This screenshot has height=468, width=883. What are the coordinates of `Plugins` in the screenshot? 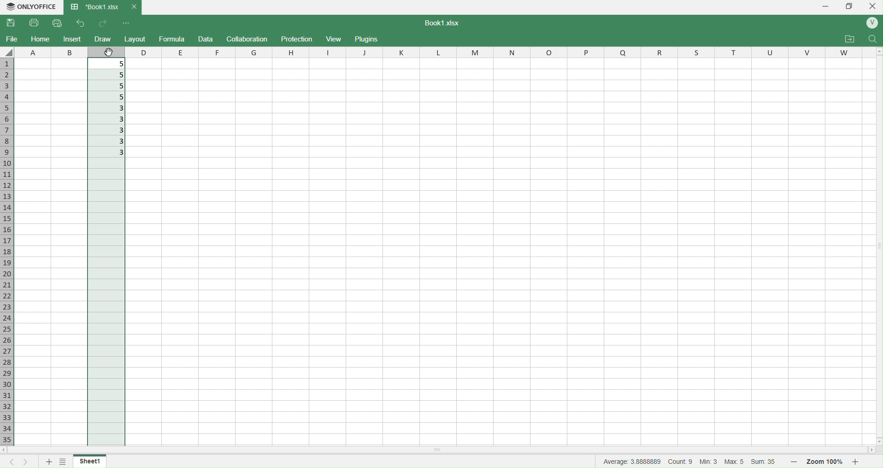 It's located at (366, 38).